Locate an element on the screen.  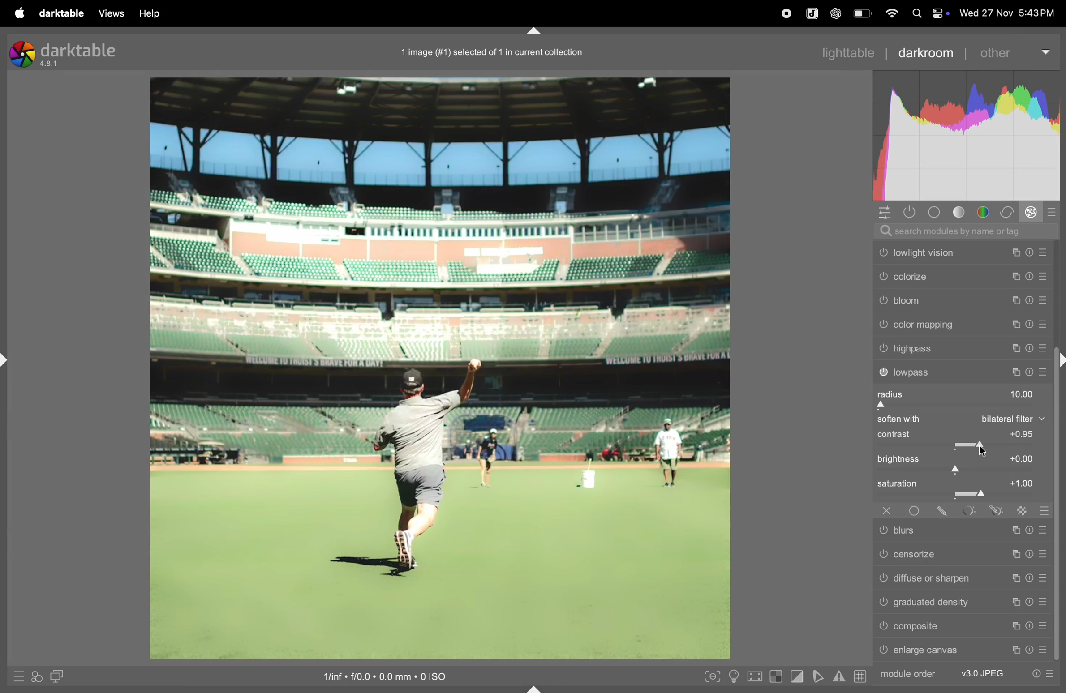
toggle clipping indications is located at coordinates (798, 676).